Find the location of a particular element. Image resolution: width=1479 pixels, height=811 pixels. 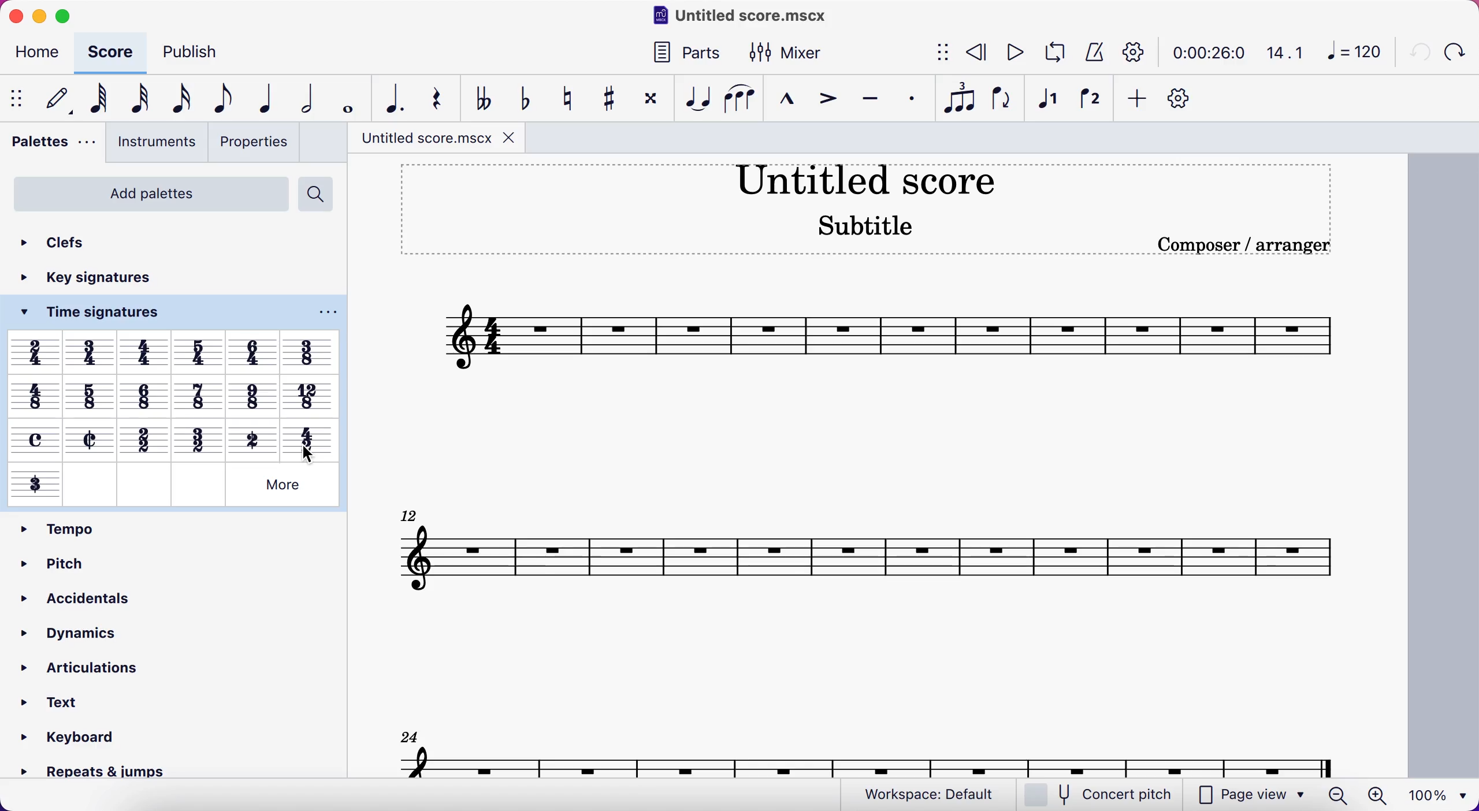

 is located at coordinates (197, 395).